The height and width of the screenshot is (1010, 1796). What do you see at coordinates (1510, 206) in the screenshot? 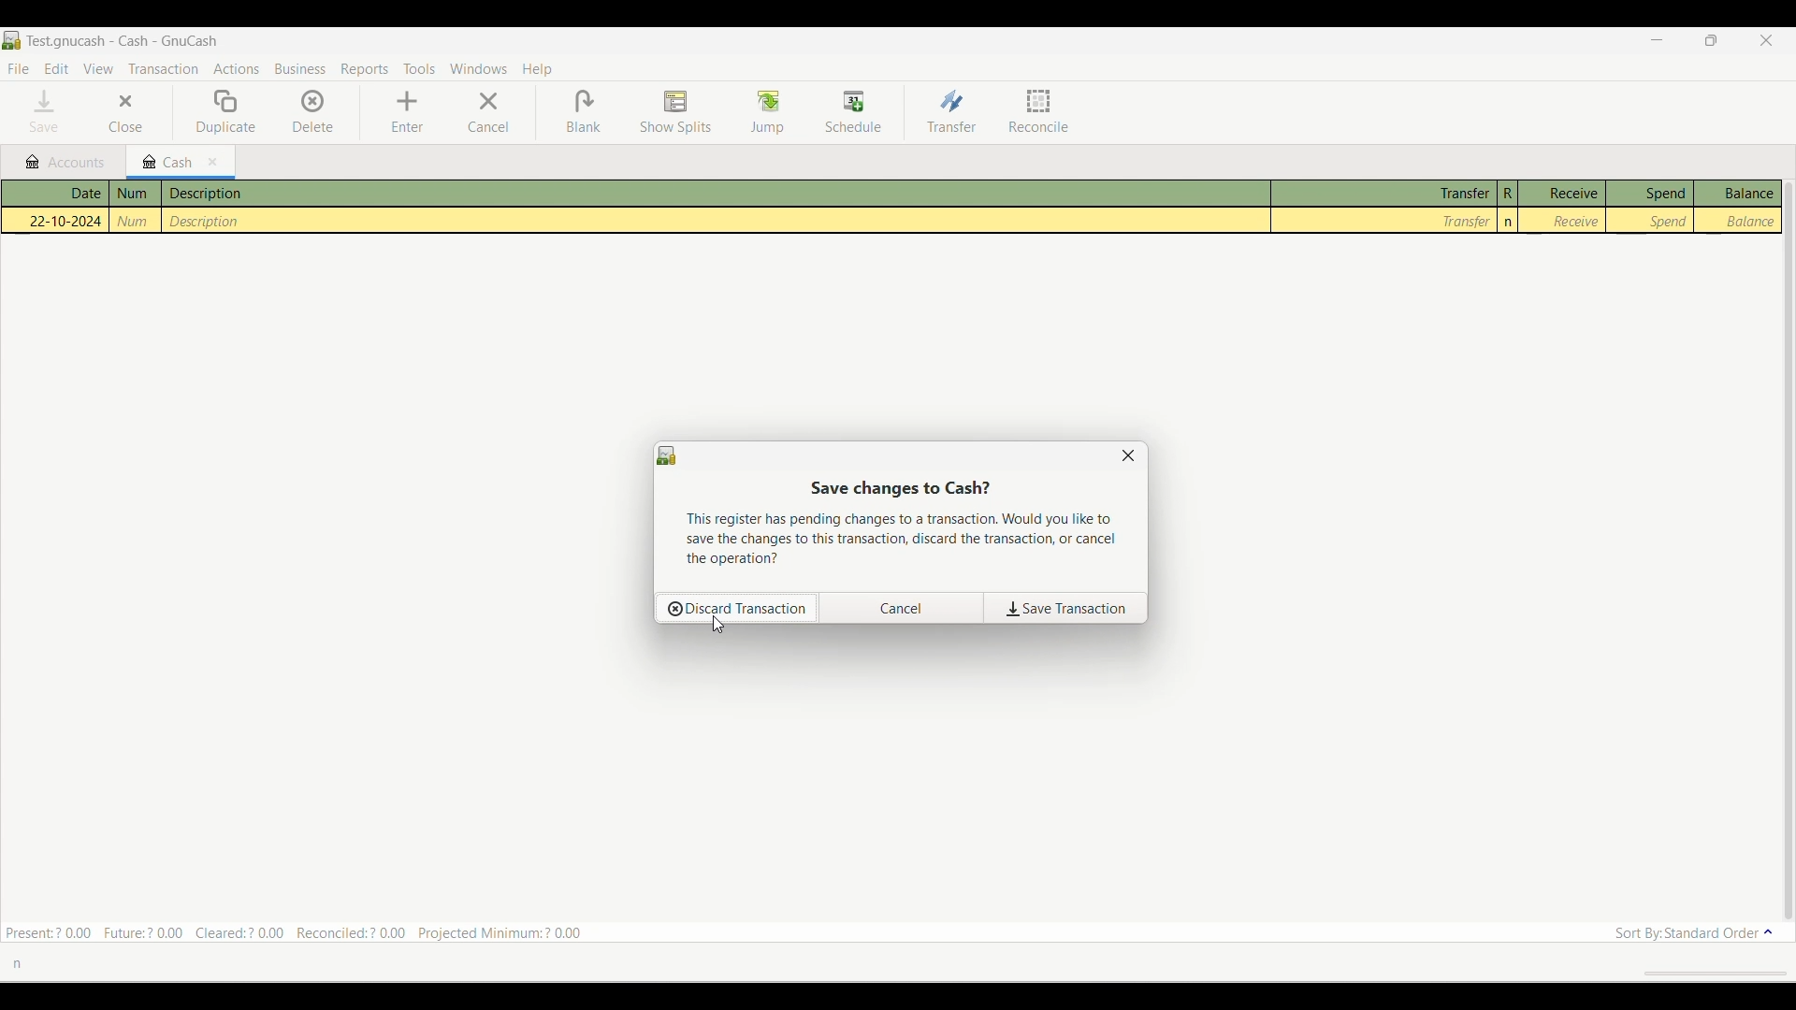
I see `R column` at bounding box center [1510, 206].